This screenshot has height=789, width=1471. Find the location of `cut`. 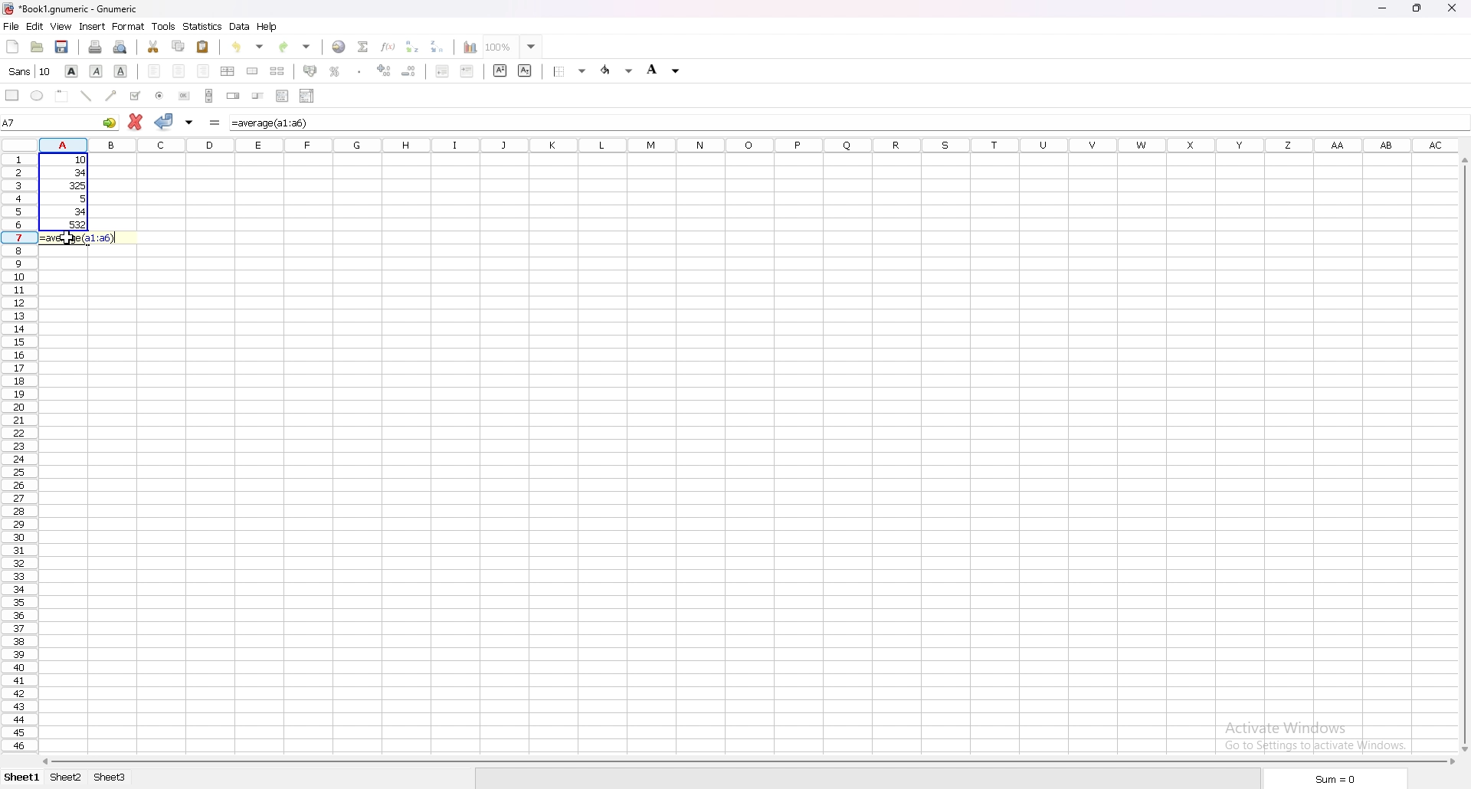

cut is located at coordinates (153, 47).